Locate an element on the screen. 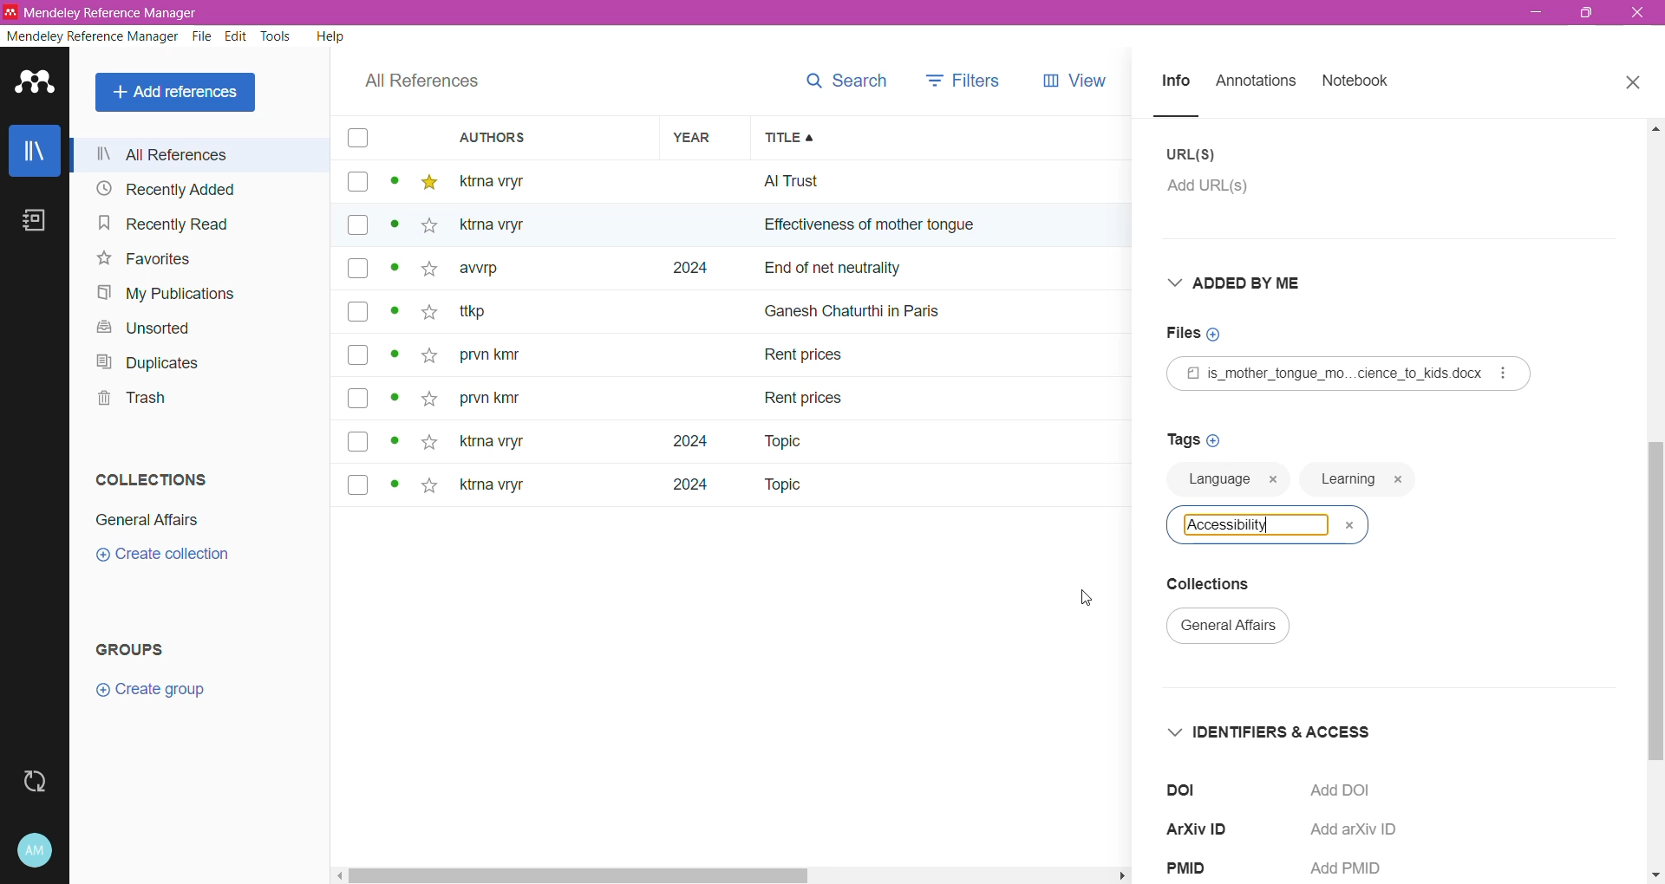  ktma vryr is located at coordinates (493, 489).